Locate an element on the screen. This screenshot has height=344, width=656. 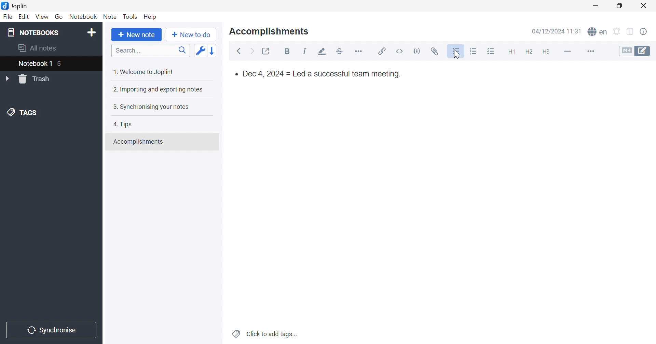
Italic is located at coordinates (306, 51).